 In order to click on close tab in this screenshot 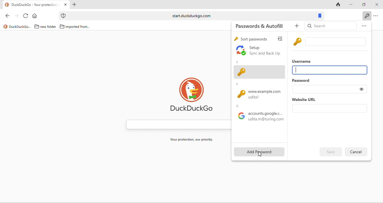, I will do `click(65, 5)`.